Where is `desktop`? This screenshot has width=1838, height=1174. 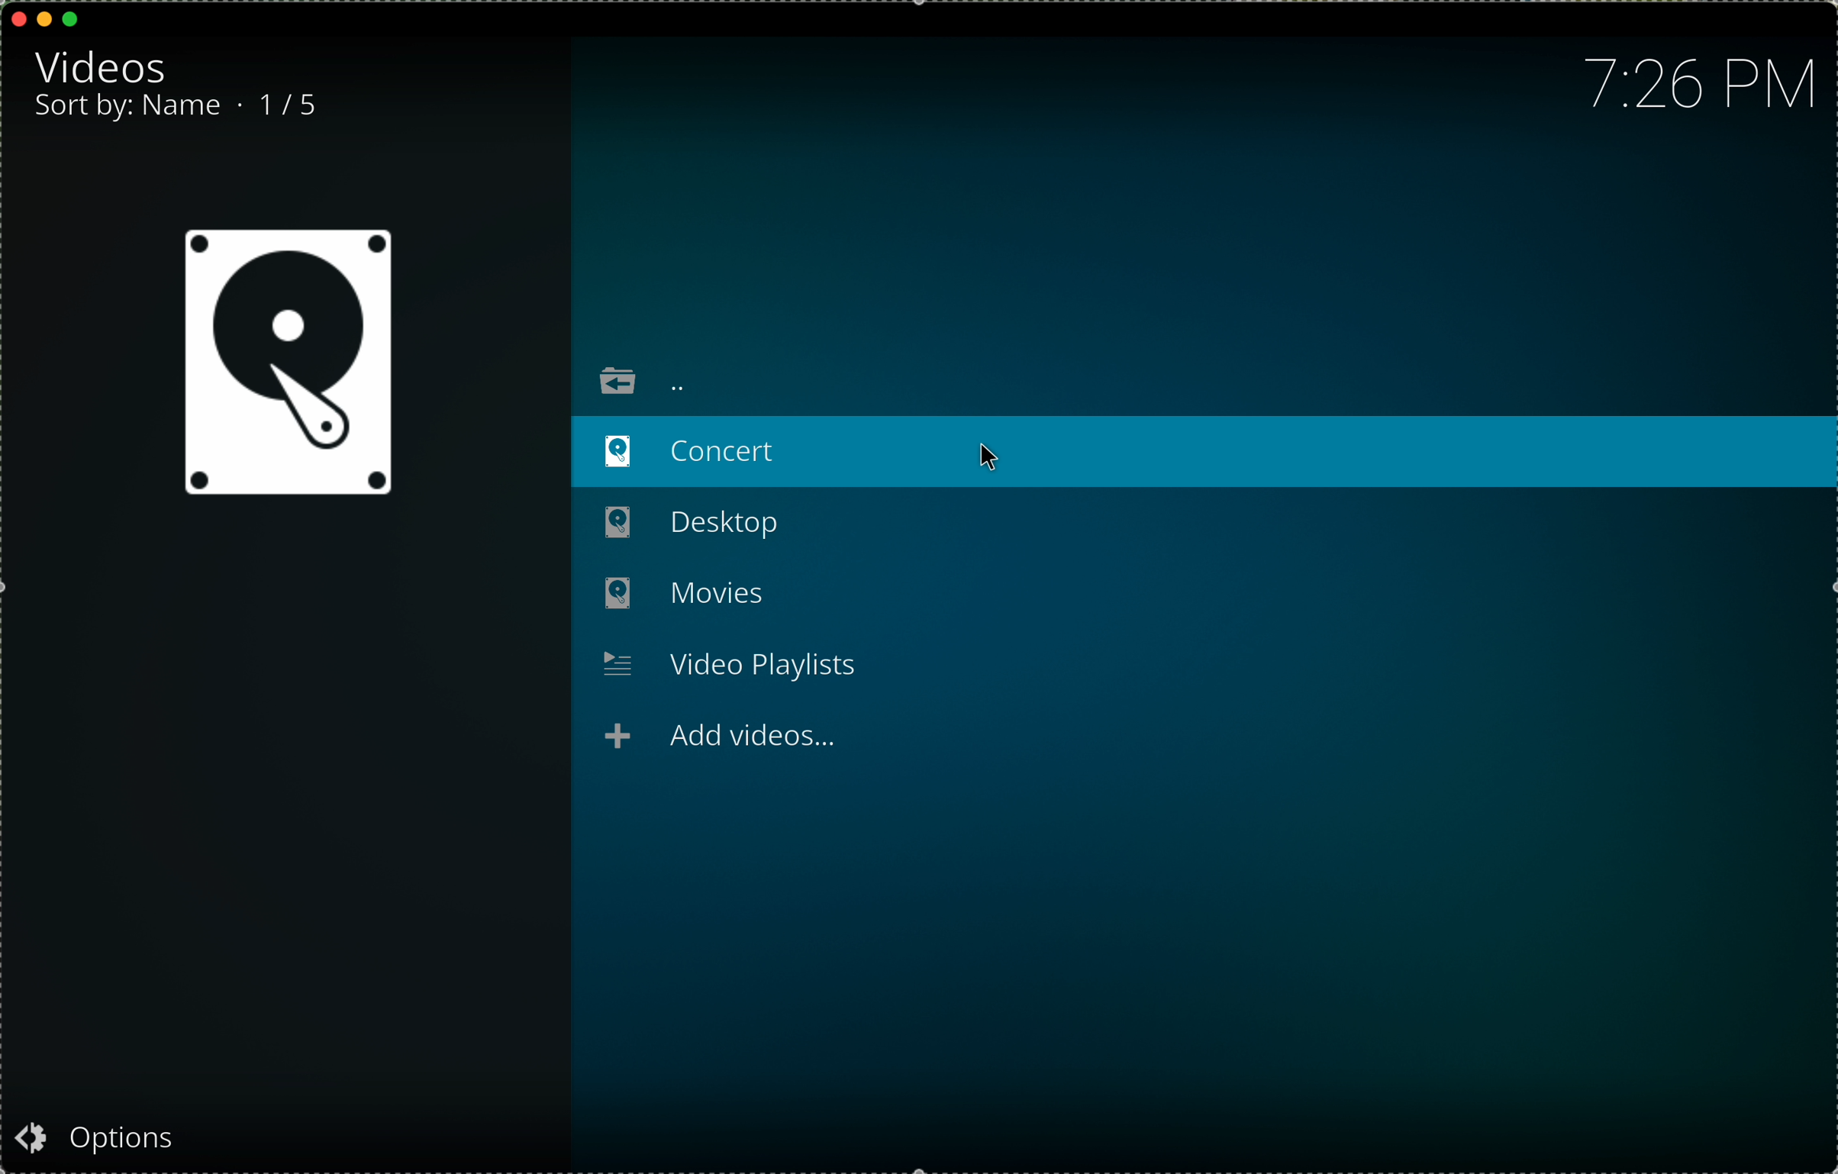 desktop is located at coordinates (694, 525).